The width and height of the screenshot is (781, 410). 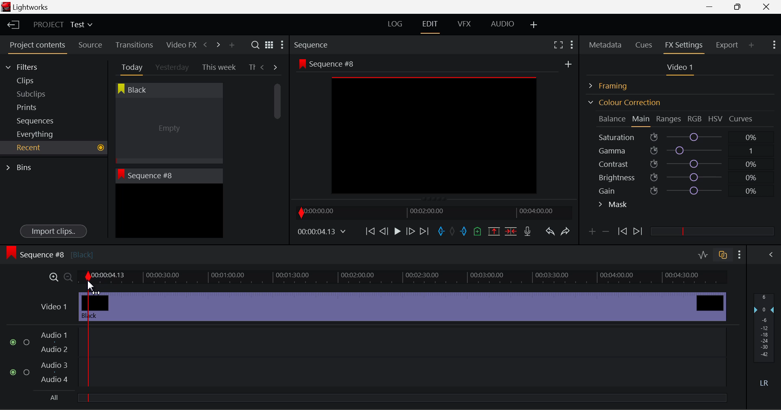 What do you see at coordinates (565, 231) in the screenshot?
I see `Redo` at bounding box center [565, 231].